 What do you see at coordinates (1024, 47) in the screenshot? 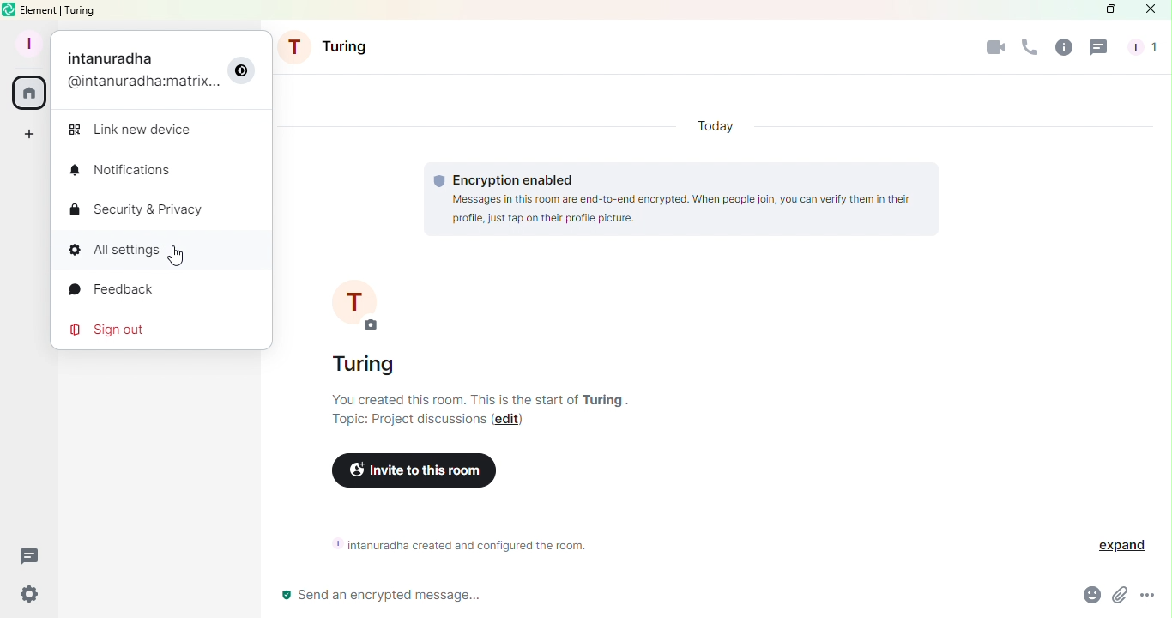
I see `Call` at bounding box center [1024, 47].